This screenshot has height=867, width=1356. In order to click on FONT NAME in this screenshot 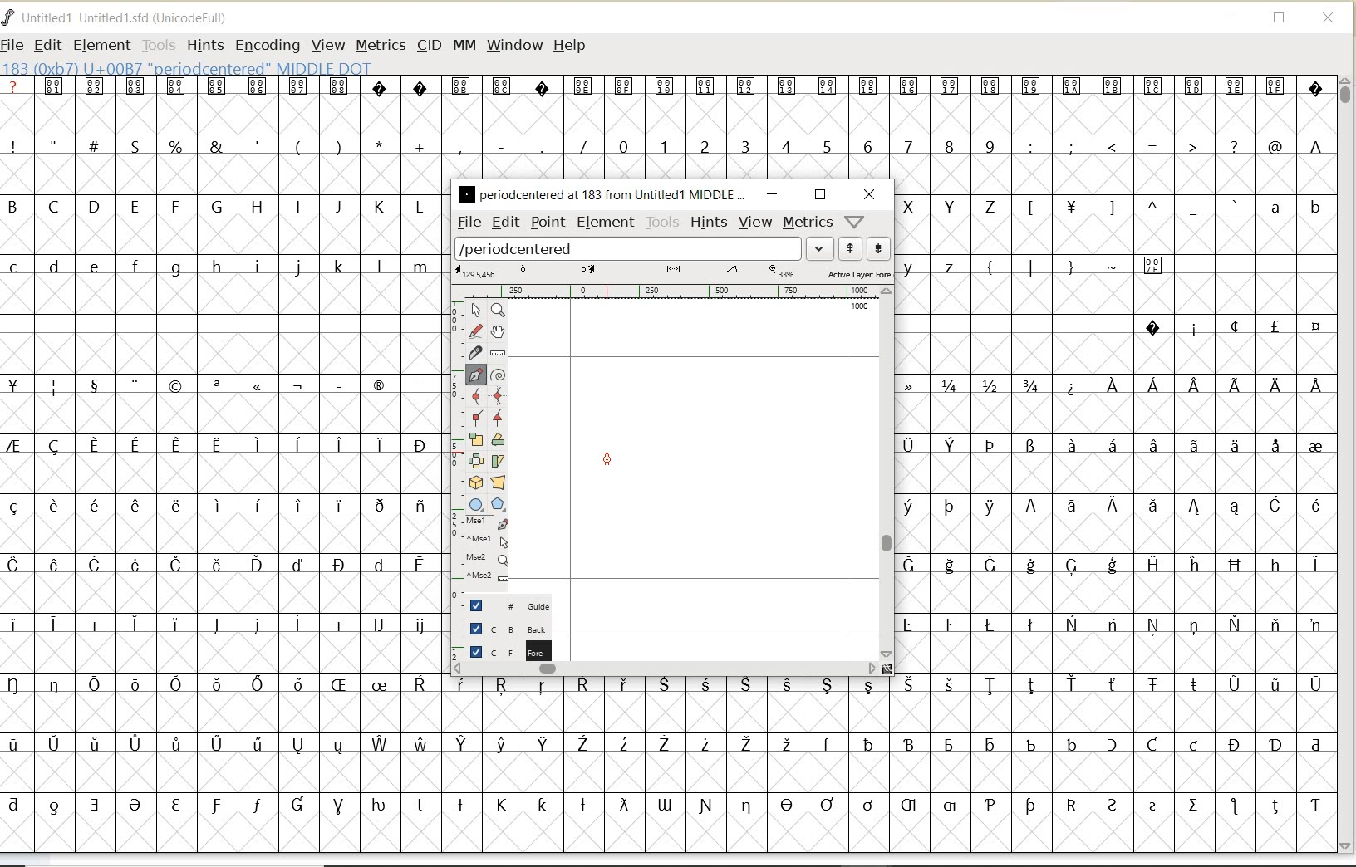, I will do `click(130, 18)`.